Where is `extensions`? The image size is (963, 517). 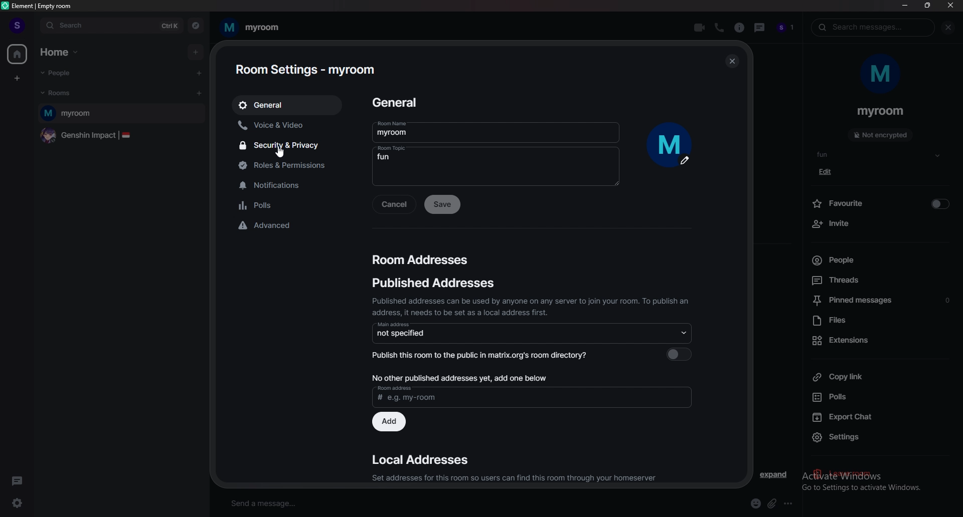
extensions is located at coordinates (880, 342).